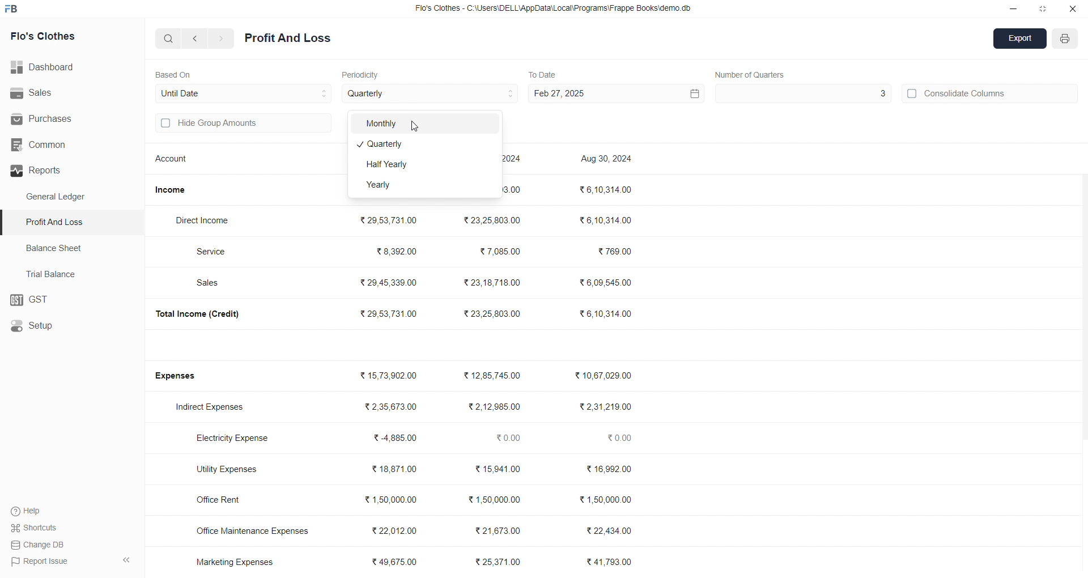 This screenshot has width=1088, height=578. I want to click on resize, so click(1043, 8).